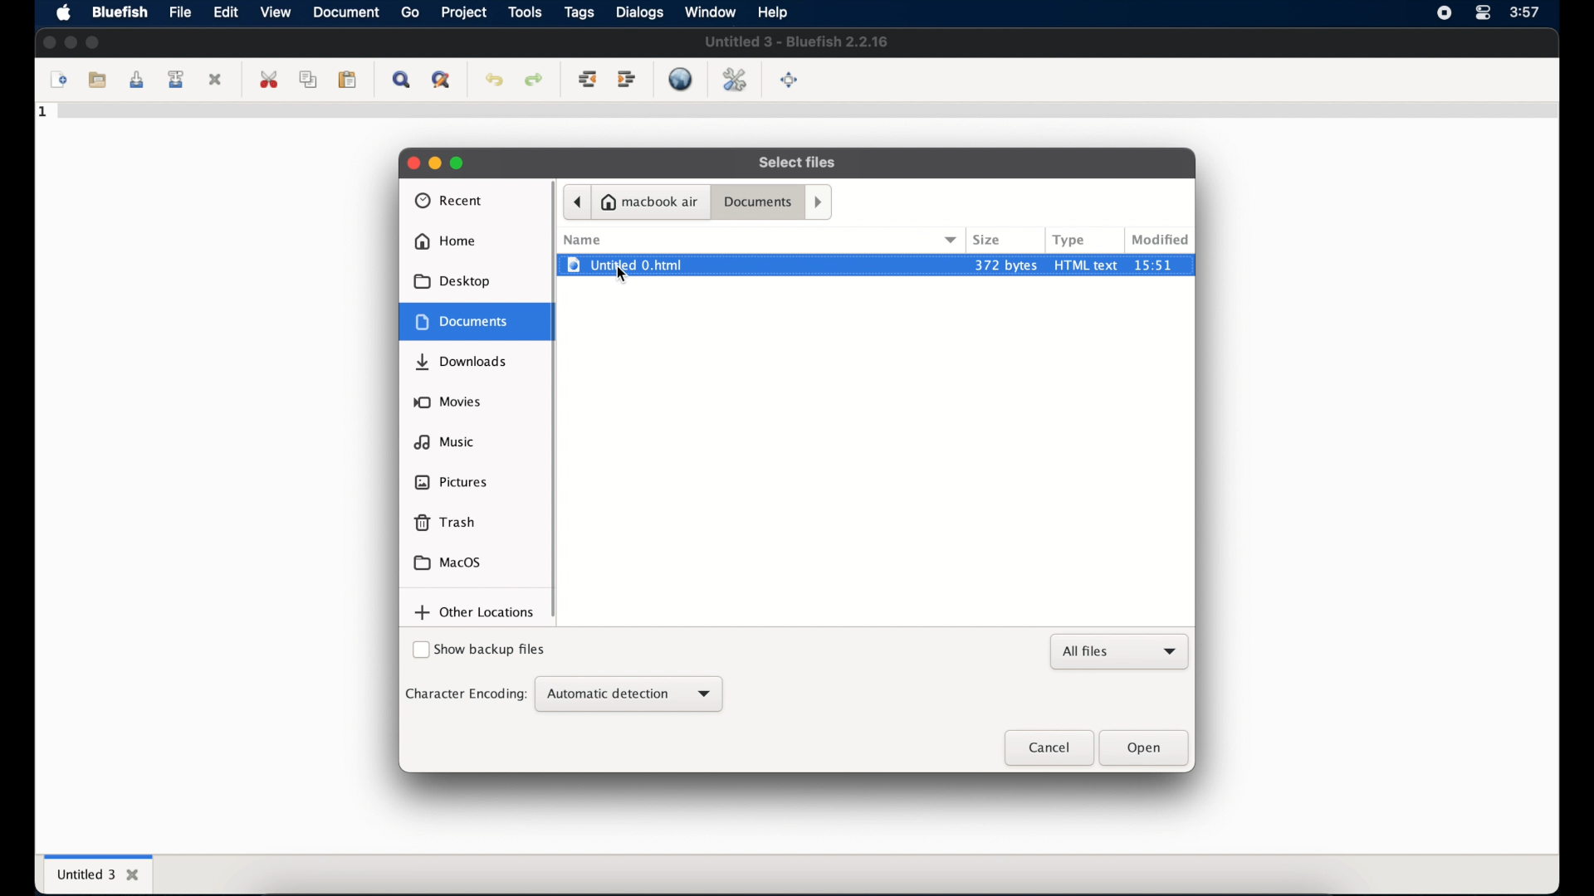 This screenshot has width=1594, height=896. I want to click on 372 bytes, so click(1005, 264).